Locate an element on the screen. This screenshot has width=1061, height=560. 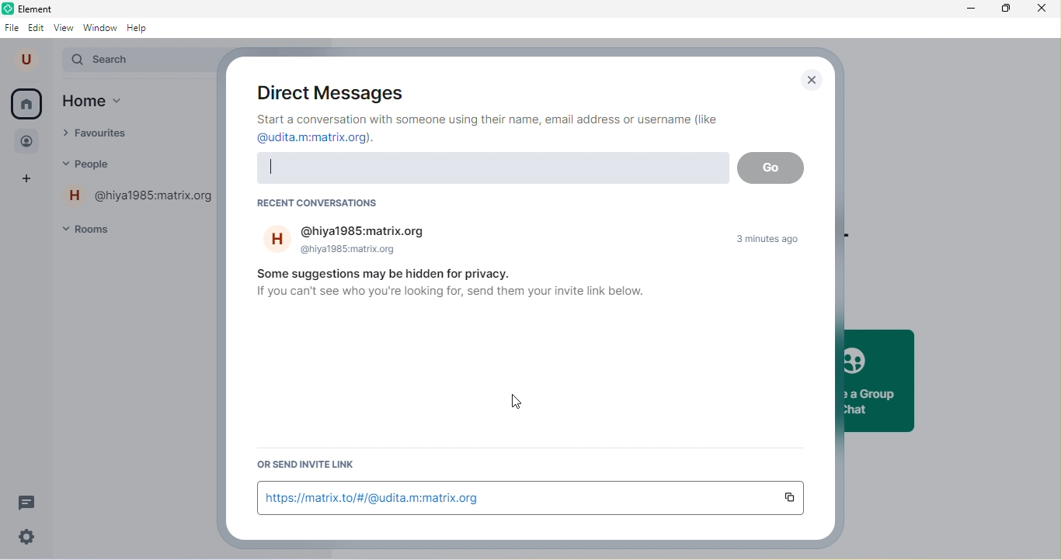
edit is located at coordinates (37, 29).